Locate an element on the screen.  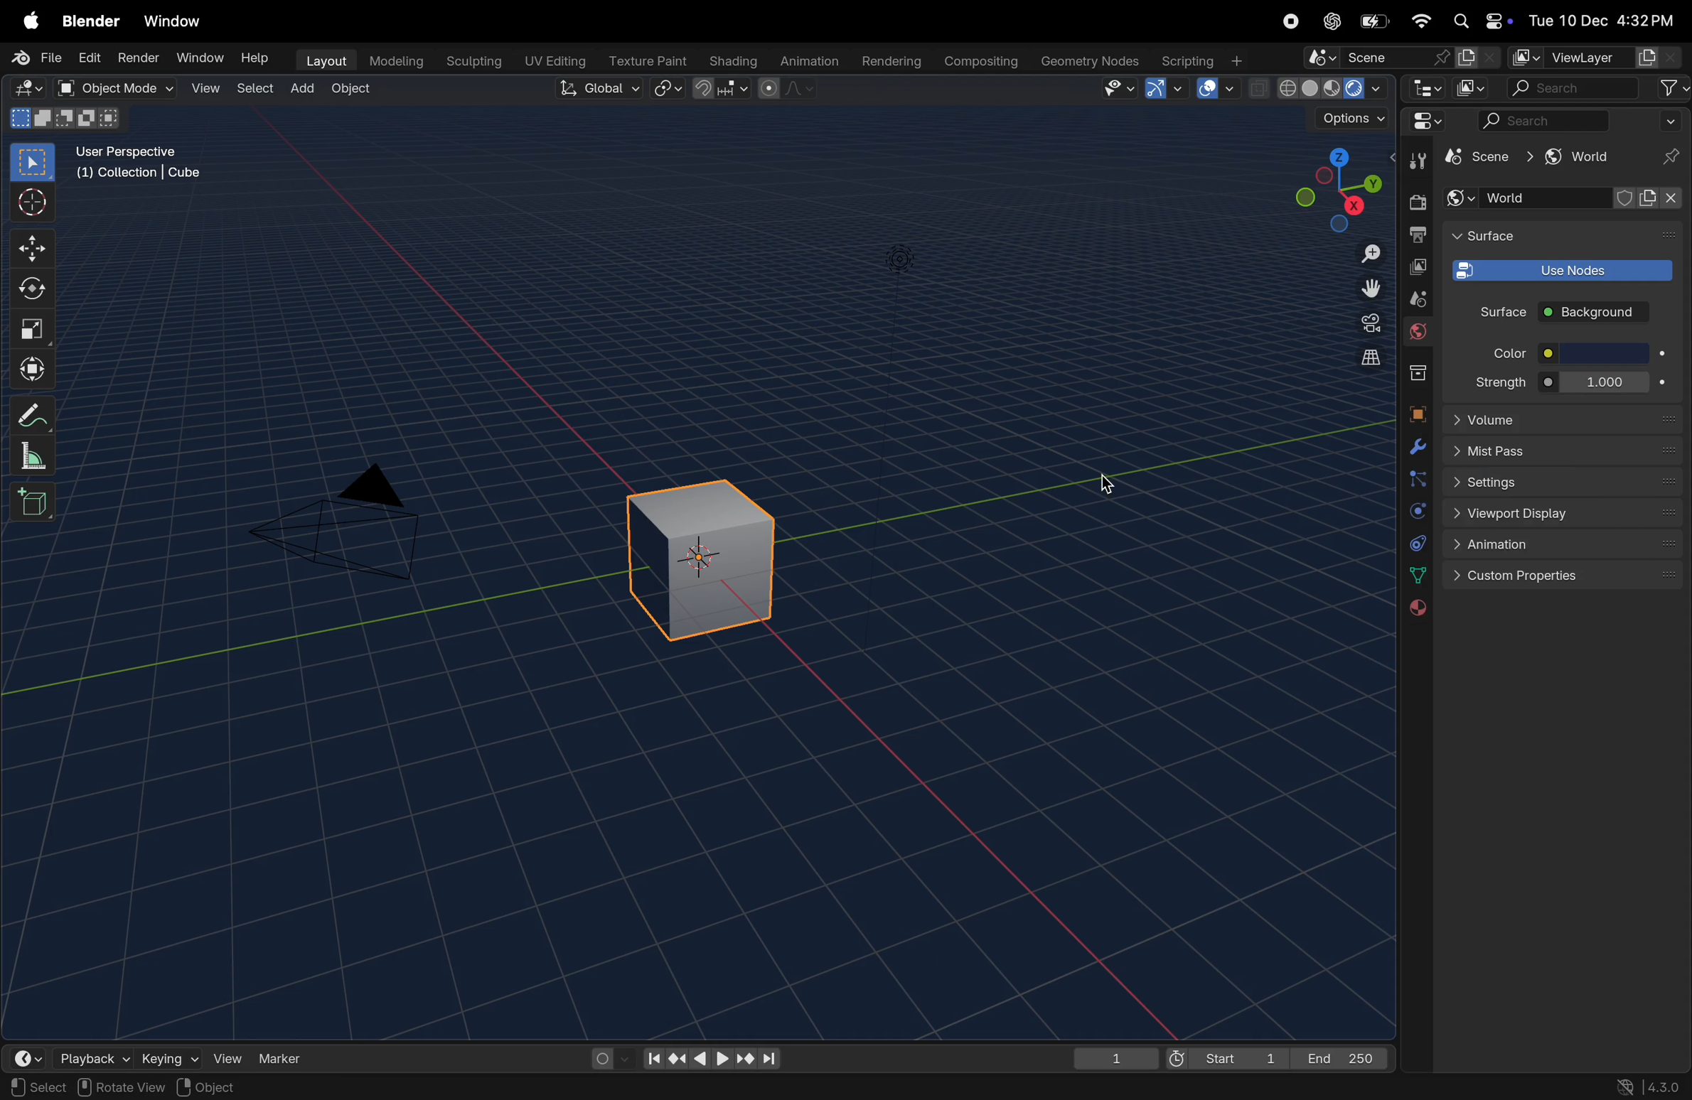
Object is located at coordinates (353, 90).